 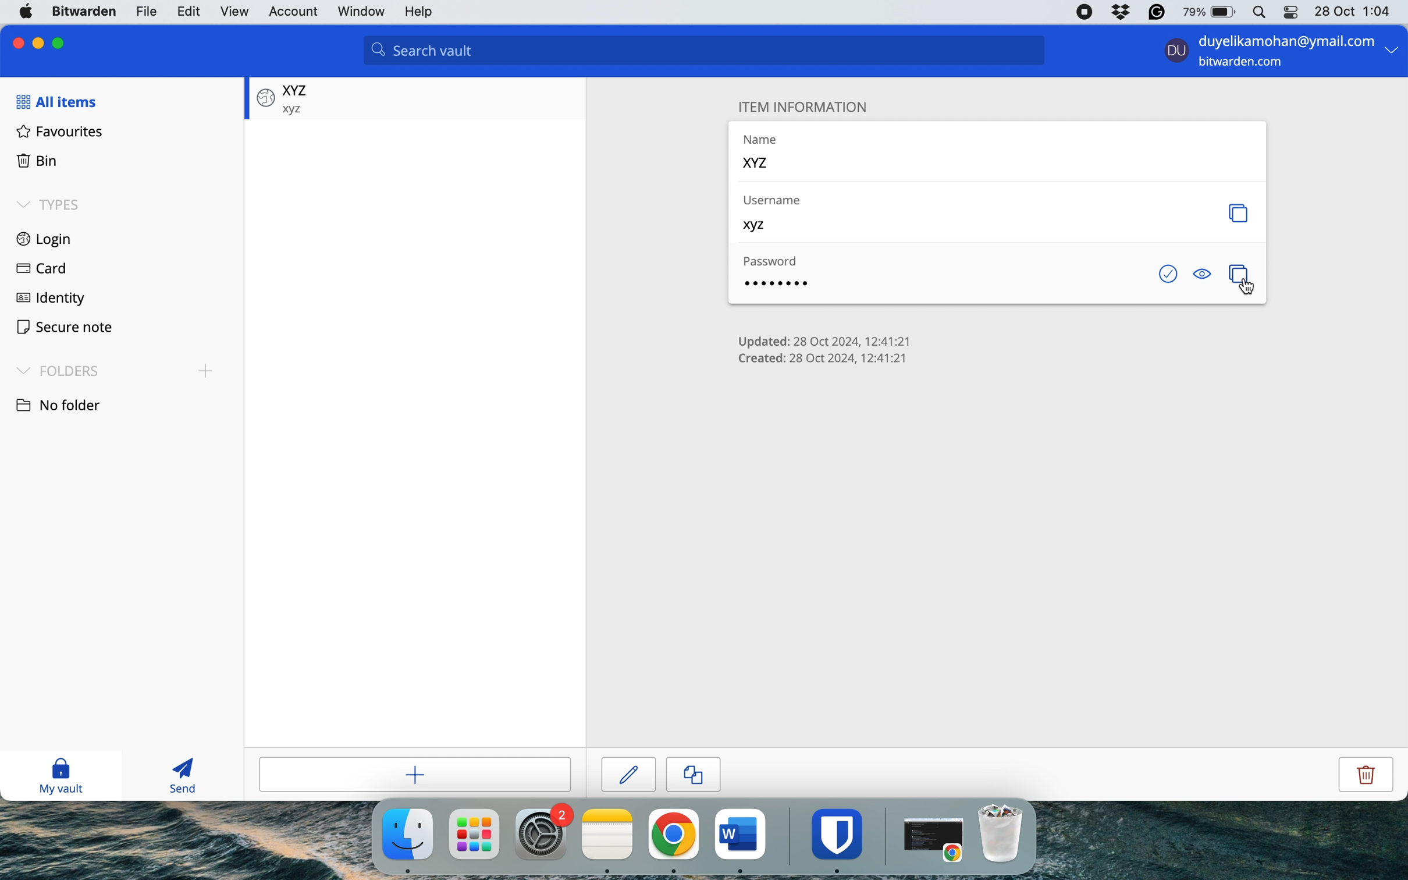 I want to click on minimise, so click(x=40, y=41).